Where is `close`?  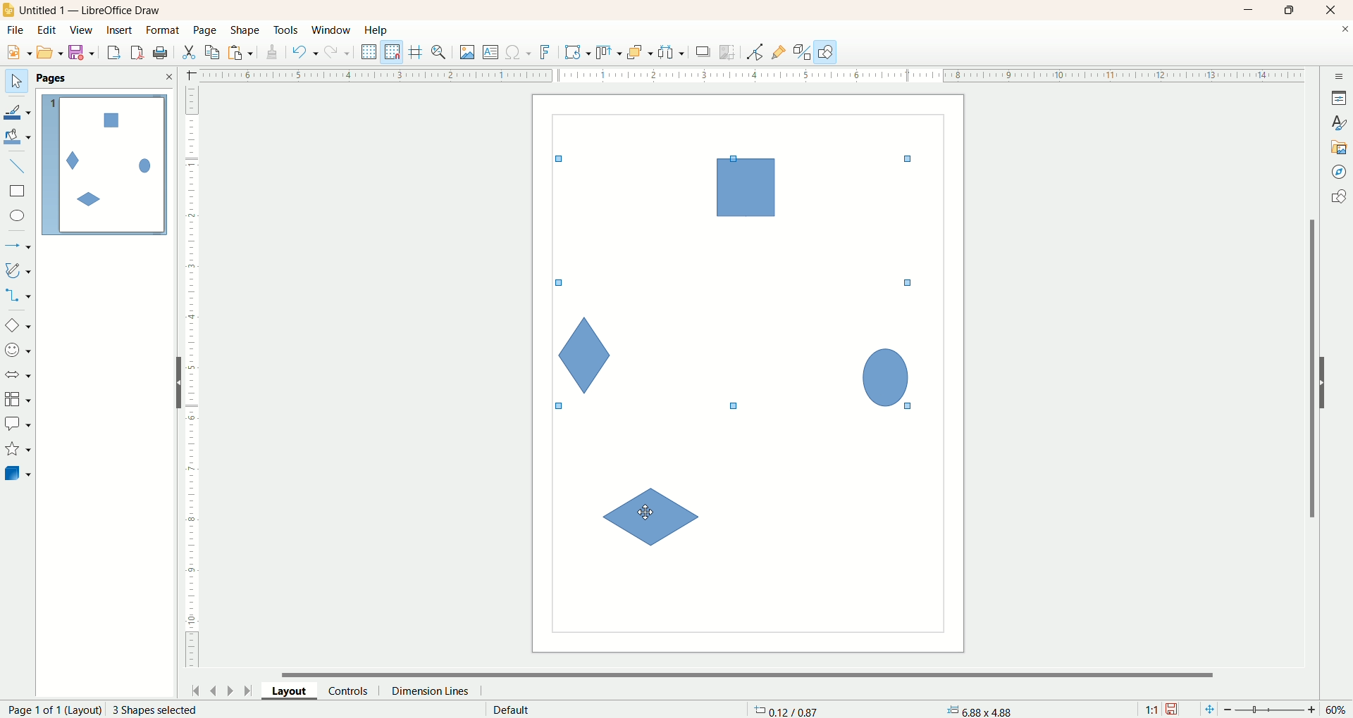
close is located at coordinates (168, 77).